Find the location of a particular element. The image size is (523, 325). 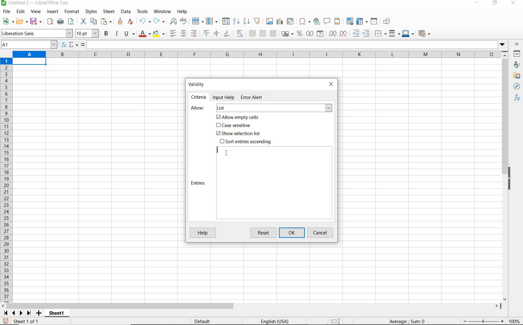

columns is located at coordinates (256, 55).